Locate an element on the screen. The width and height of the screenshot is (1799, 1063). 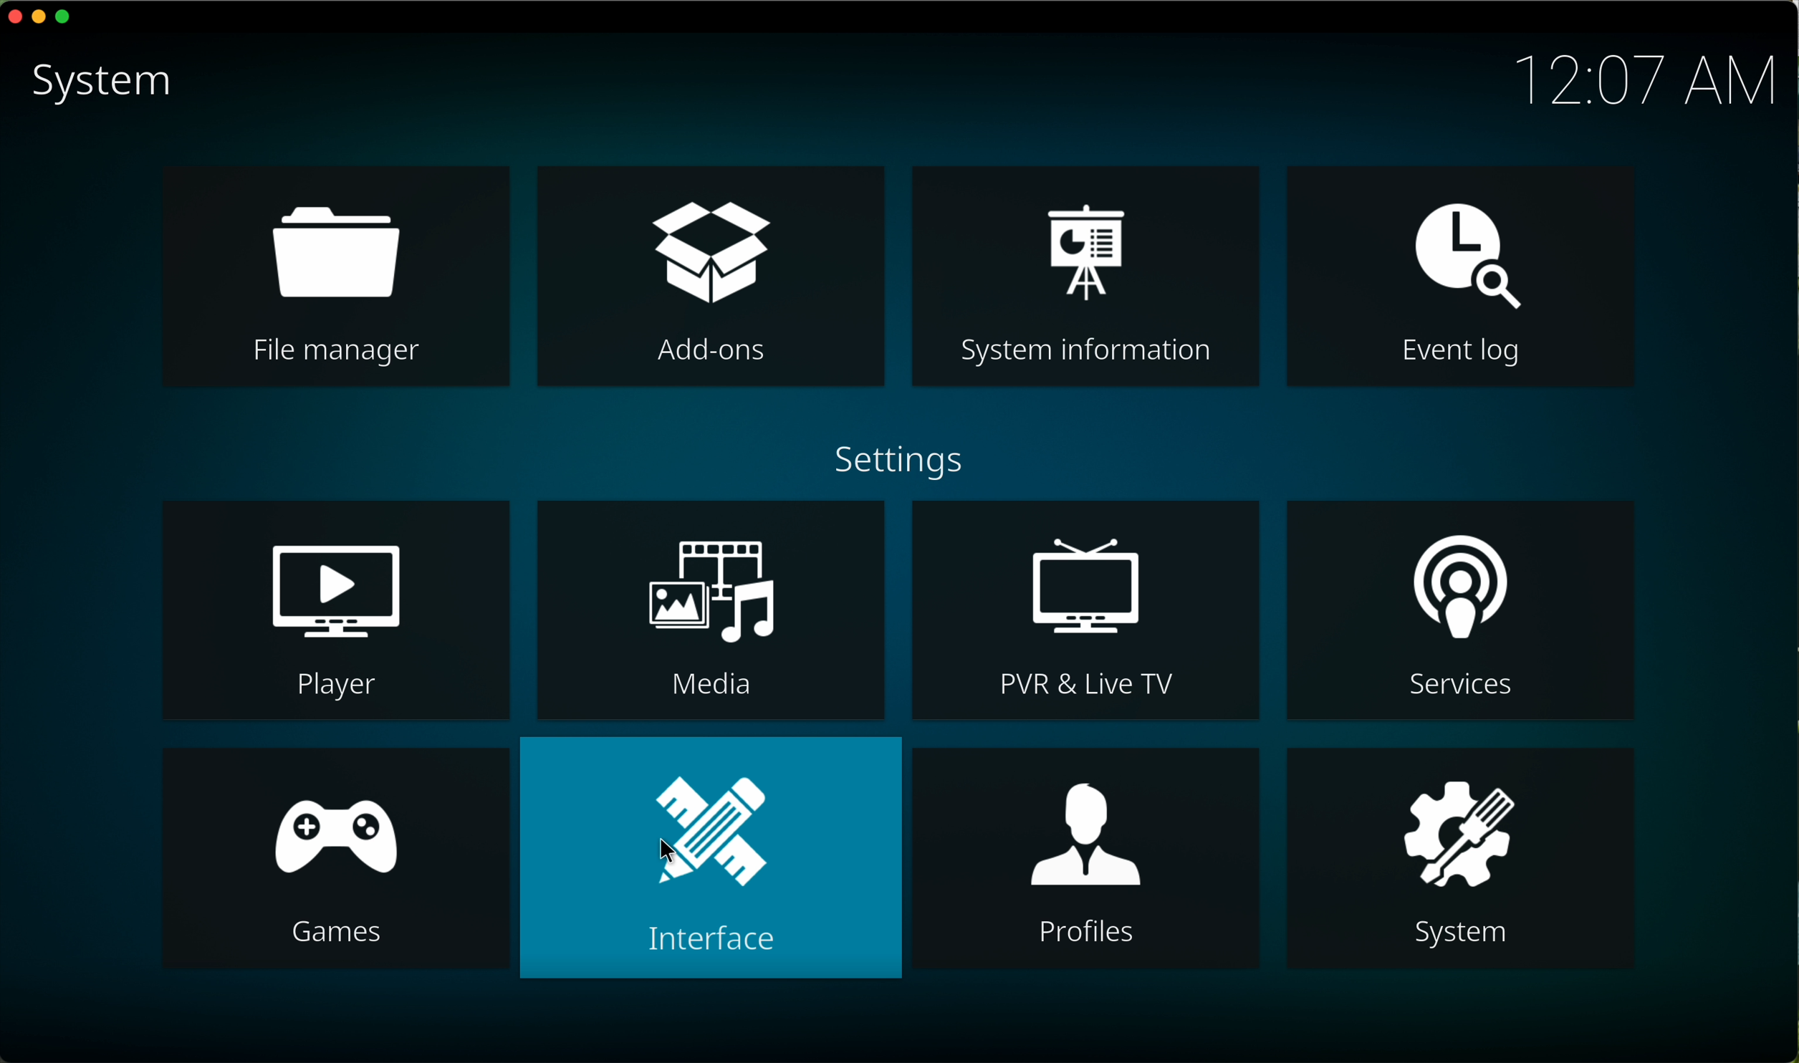
event log is located at coordinates (1460, 274).